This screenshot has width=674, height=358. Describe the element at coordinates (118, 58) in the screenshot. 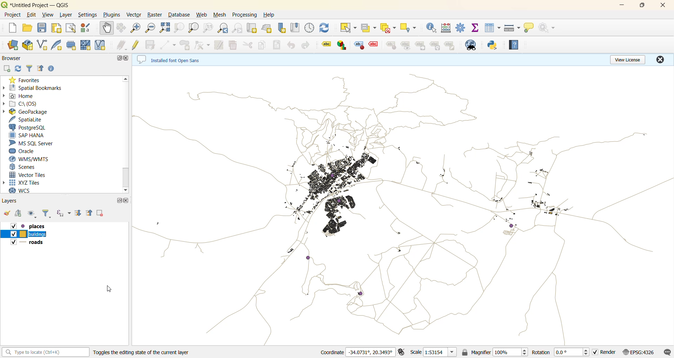

I see `maximize` at that location.